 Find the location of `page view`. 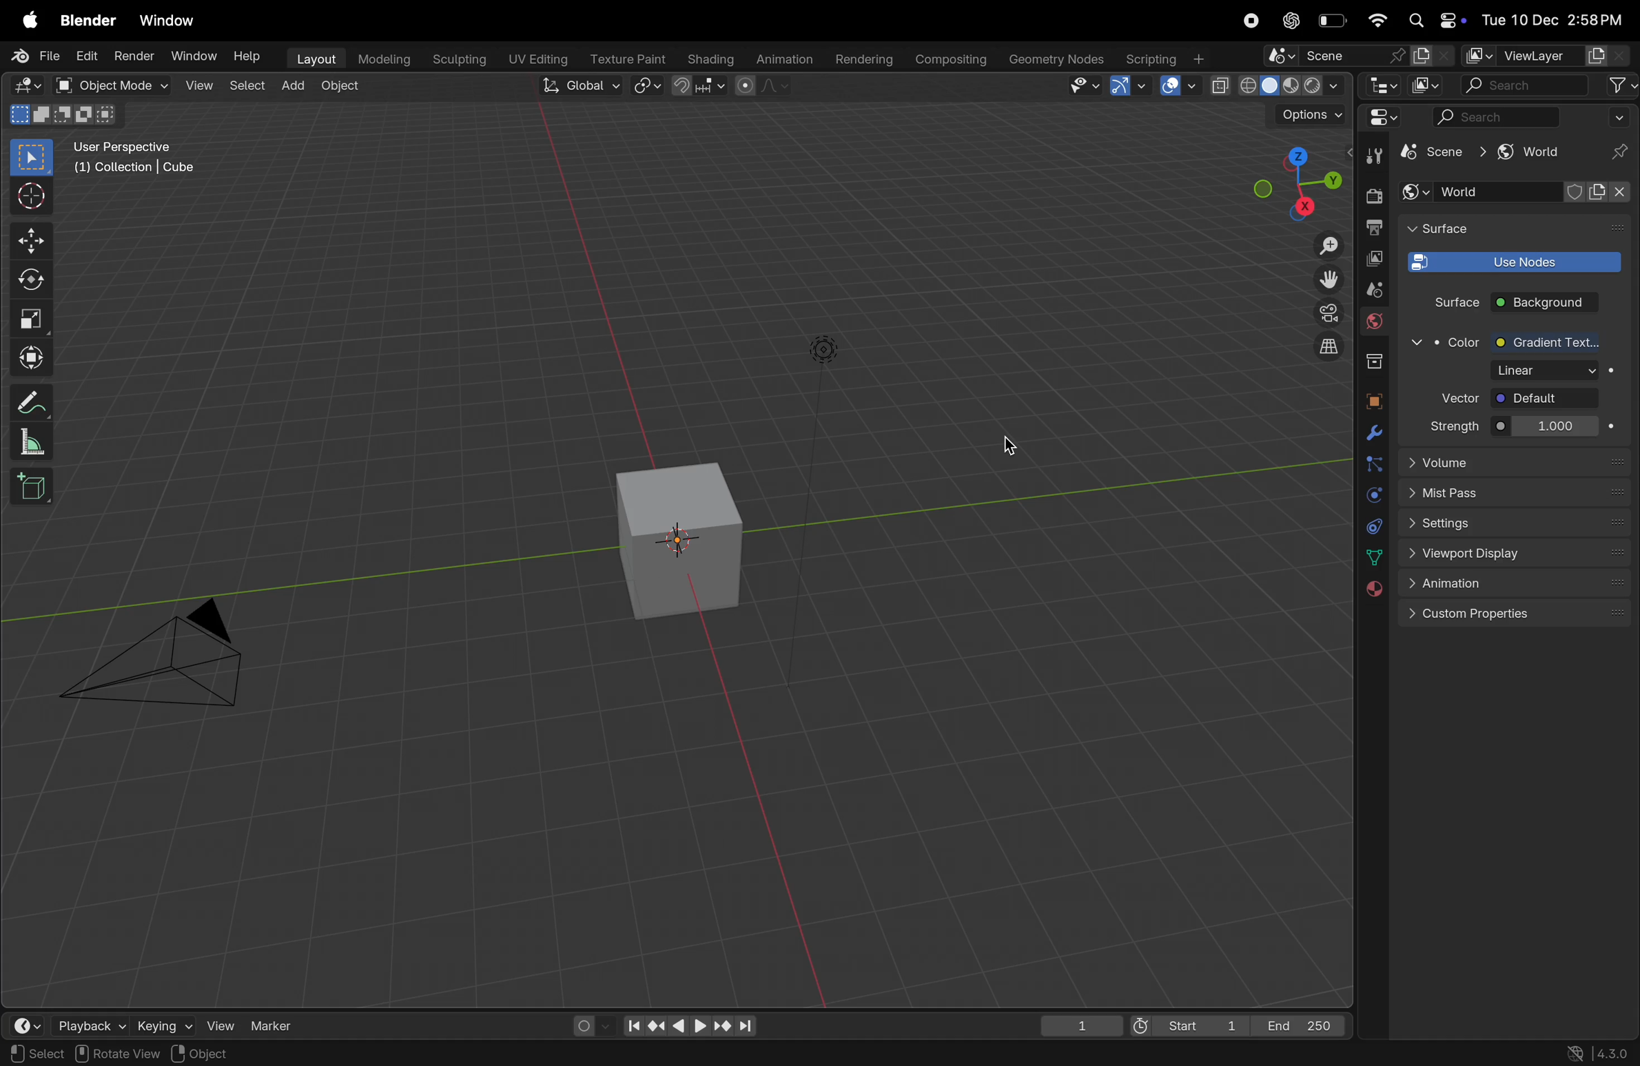

page view is located at coordinates (41, 1052).